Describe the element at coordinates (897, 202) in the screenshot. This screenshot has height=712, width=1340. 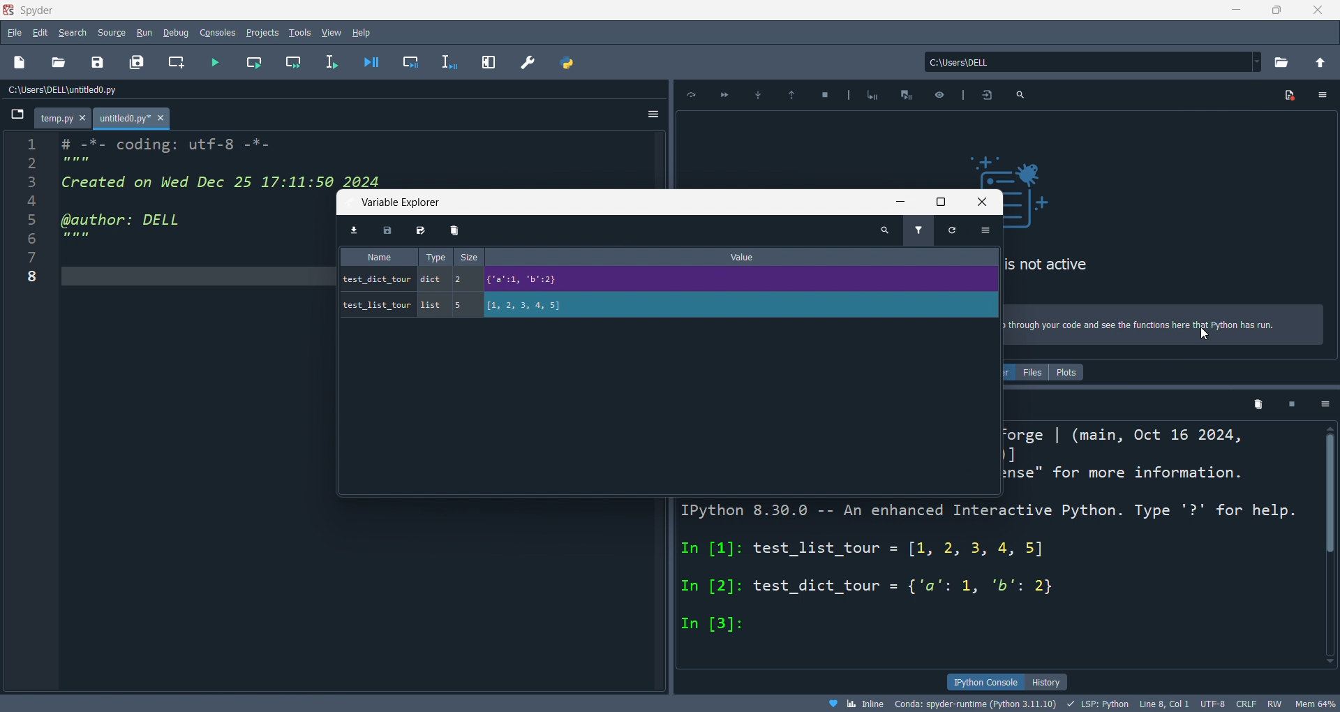
I see `minimize` at that location.